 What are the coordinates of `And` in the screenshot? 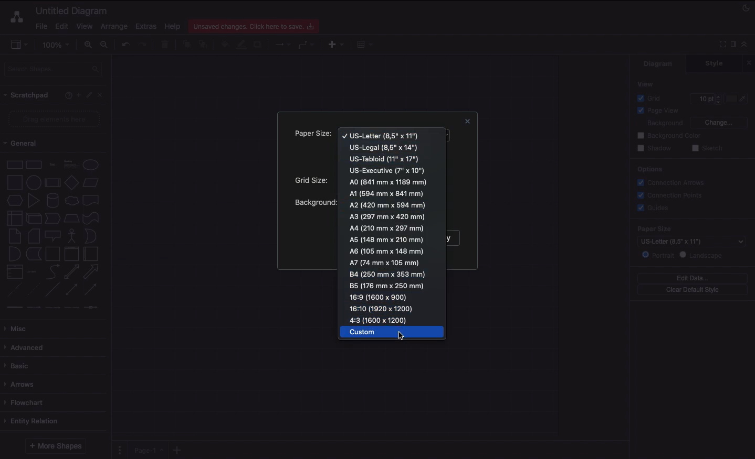 It's located at (15, 255).